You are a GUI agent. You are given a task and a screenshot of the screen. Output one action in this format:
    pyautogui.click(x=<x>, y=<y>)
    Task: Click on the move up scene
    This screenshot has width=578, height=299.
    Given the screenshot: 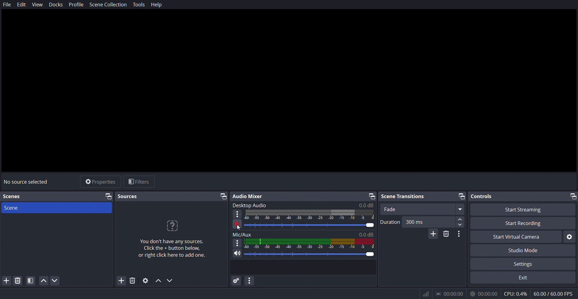 What is the action you would take?
    pyautogui.click(x=44, y=280)
    